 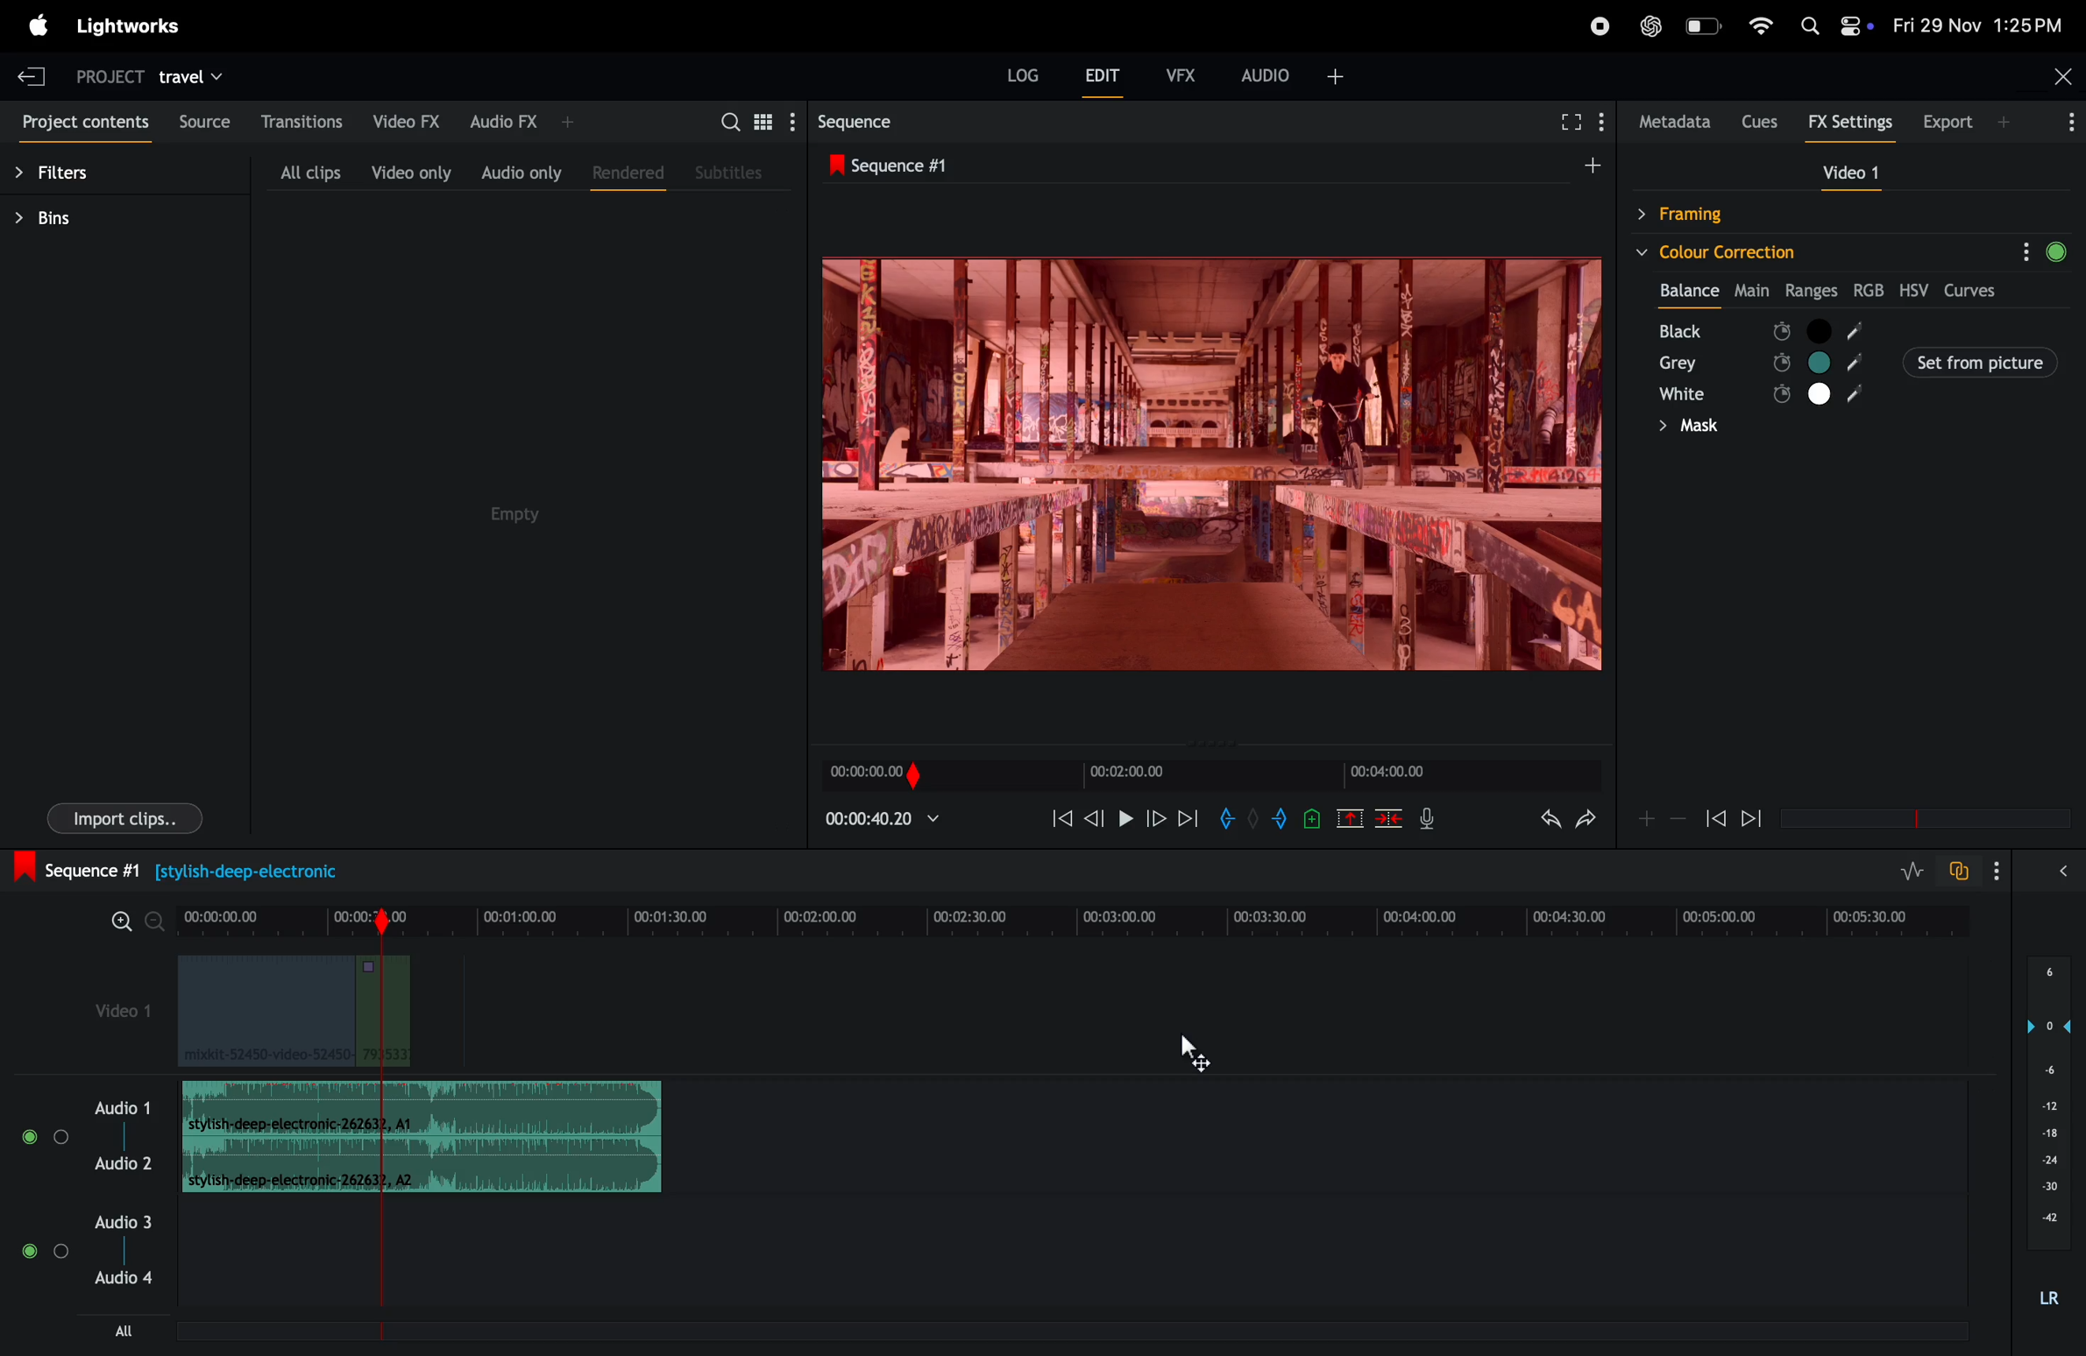 What do you see at coordinates (126, 1281) in the screenshot?
I see `Audio 4` at bounding box center [126, 1281].